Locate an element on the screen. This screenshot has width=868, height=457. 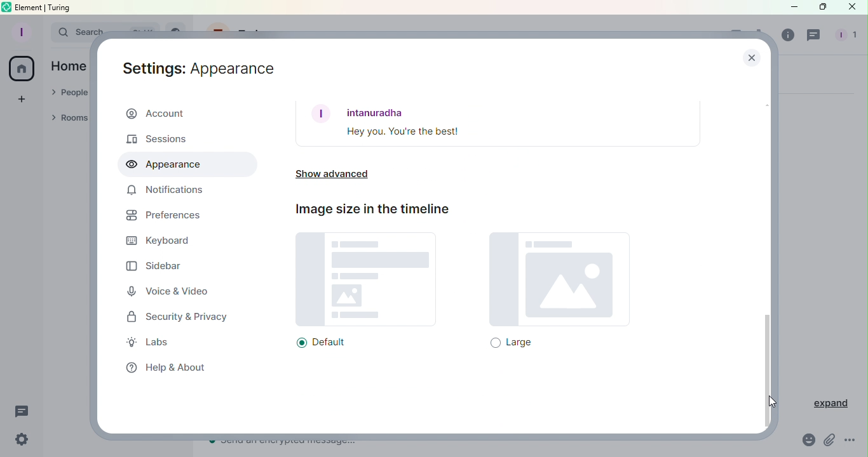
element is located at coordinates (30, 8).